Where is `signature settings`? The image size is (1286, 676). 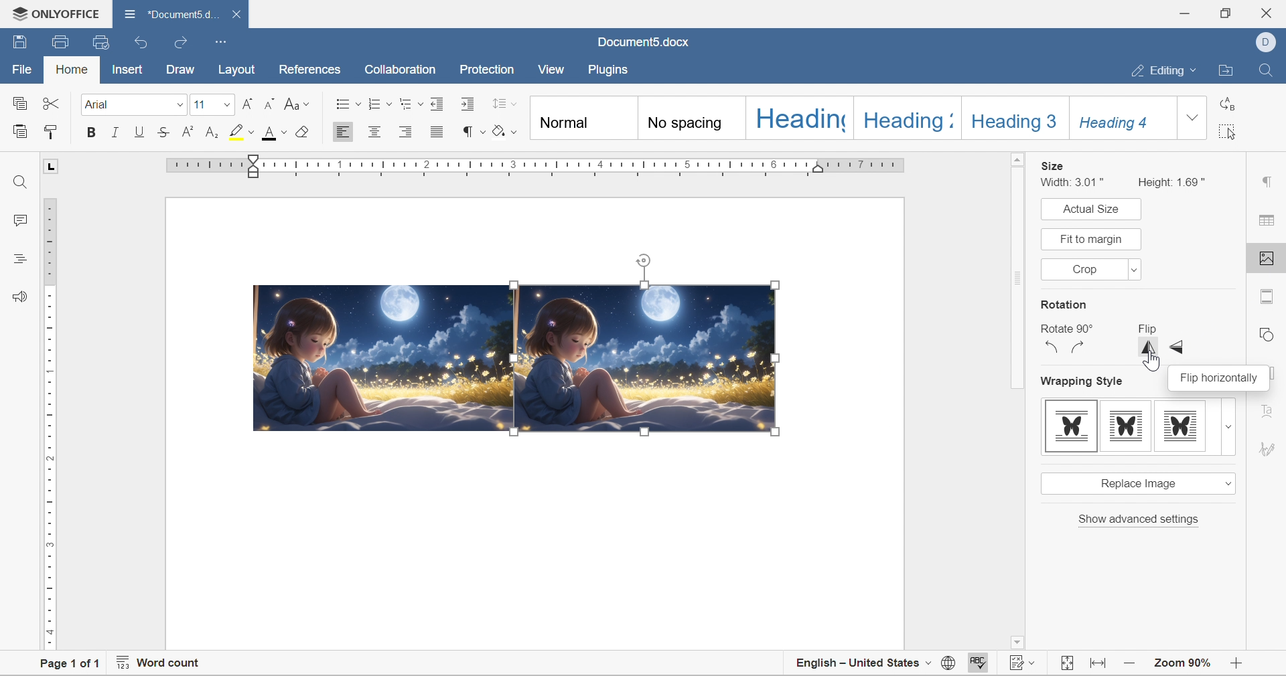 signature settings is located at coordinates (1270, 448).